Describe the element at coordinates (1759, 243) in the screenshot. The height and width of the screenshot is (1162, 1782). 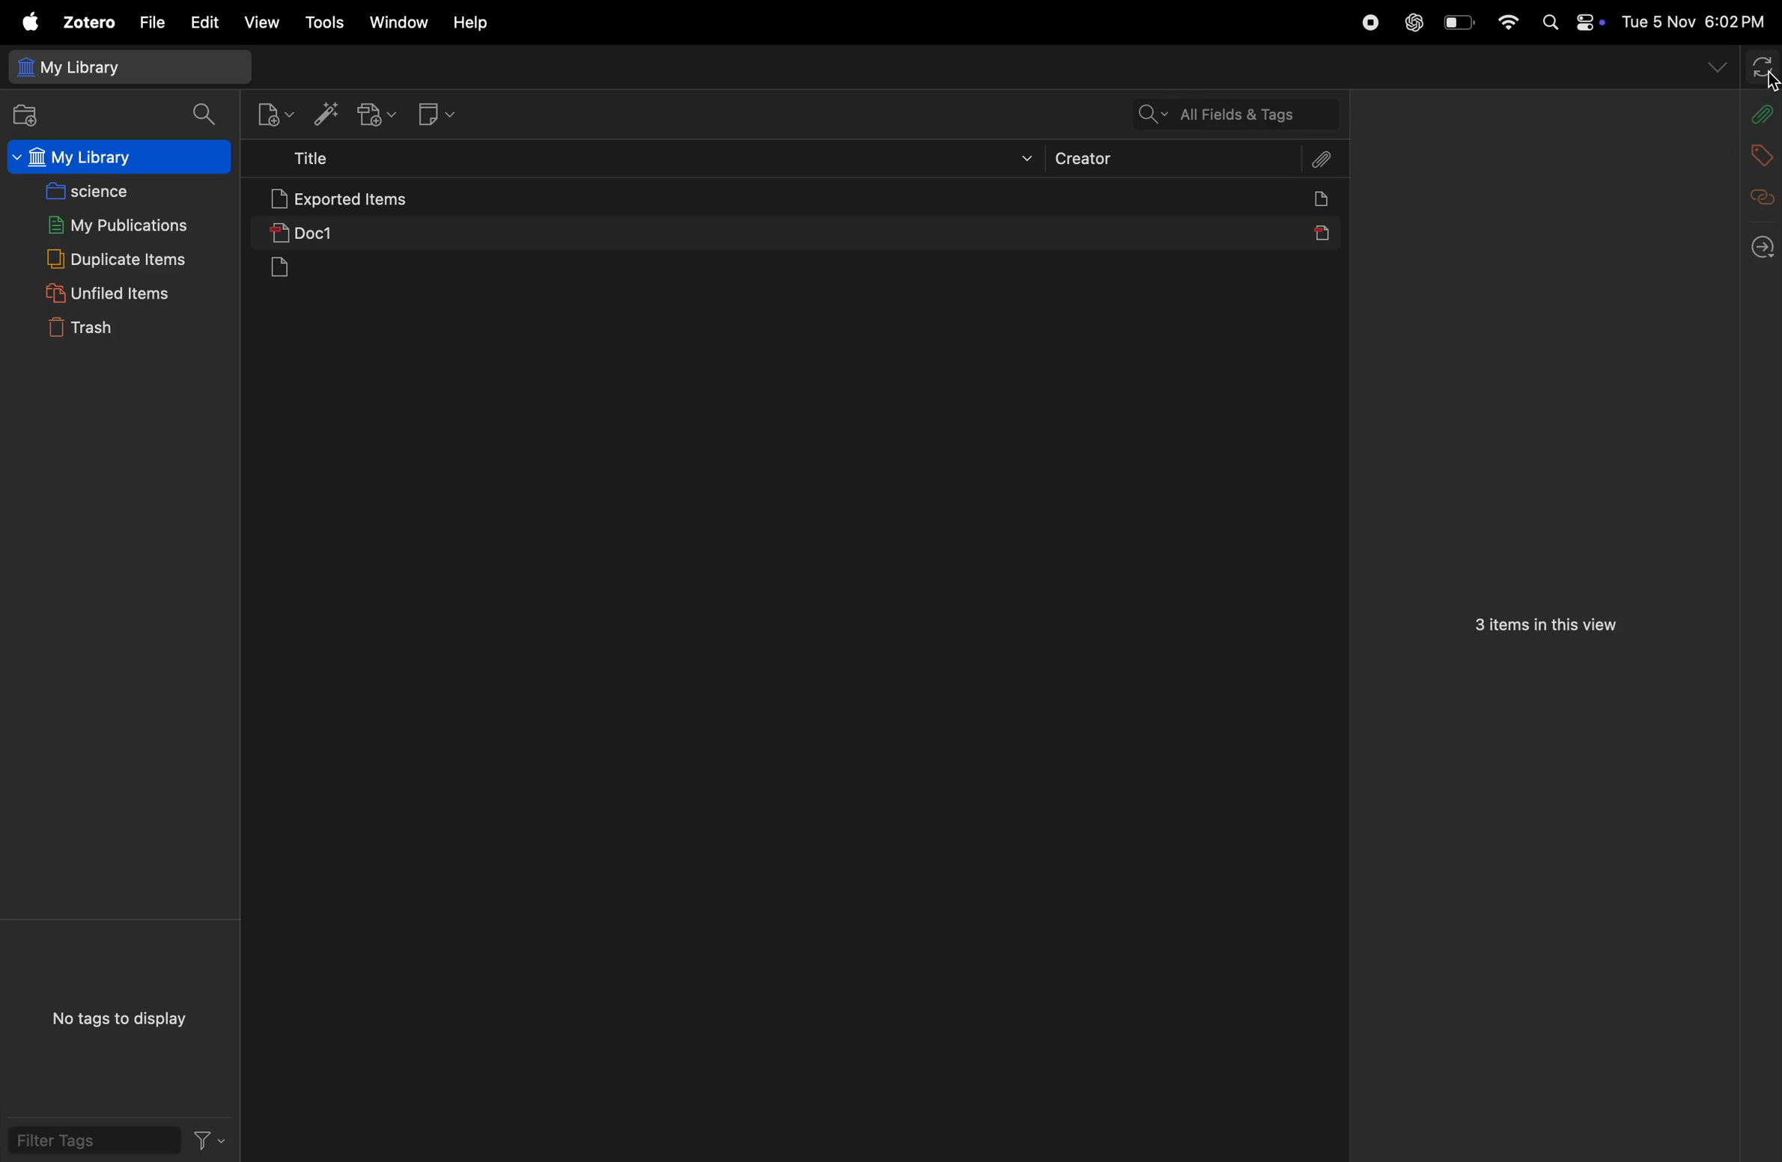
I see `back` at that location.